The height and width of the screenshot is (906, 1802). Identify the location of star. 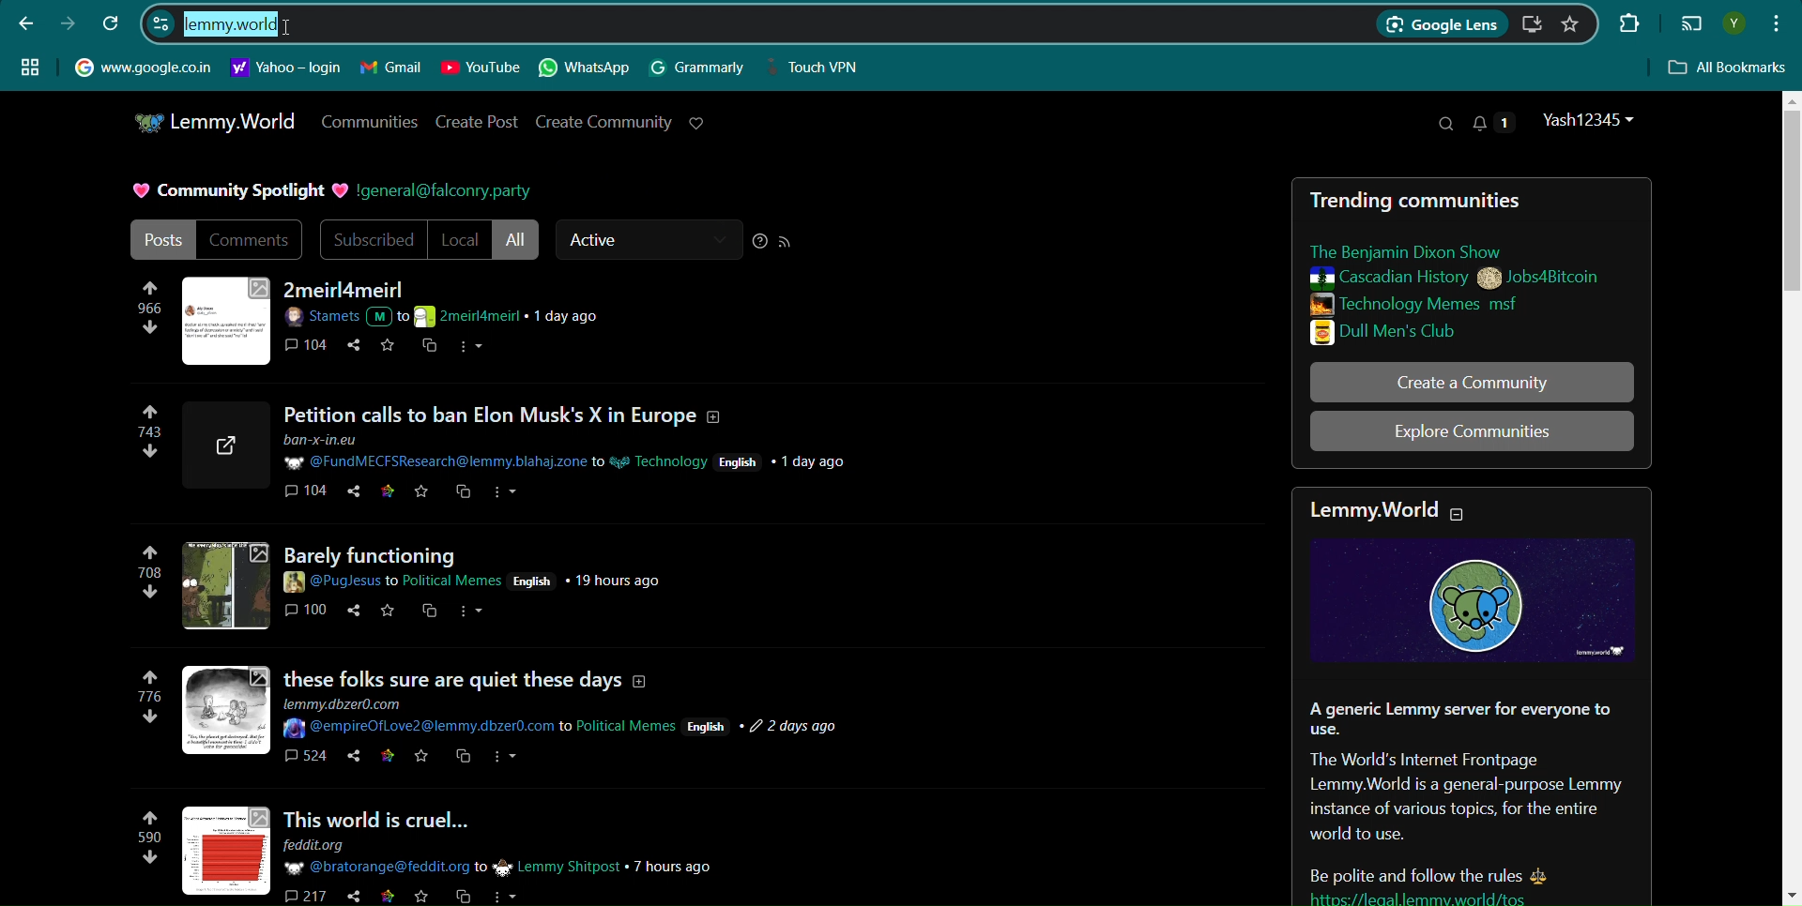
(387, 612).